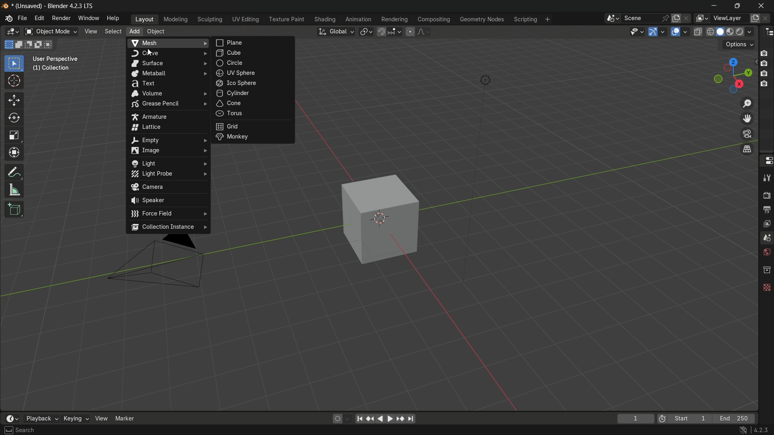  What do you see at coordinates (399, 418) in the screenshot?
I see `jump to keyframe` at bounding box center [399, 418].